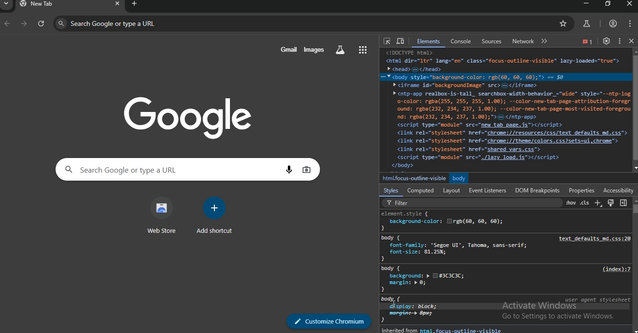 The width and height of the screenshot is (638, 333). I want to click on minimize, so click(582, 4).